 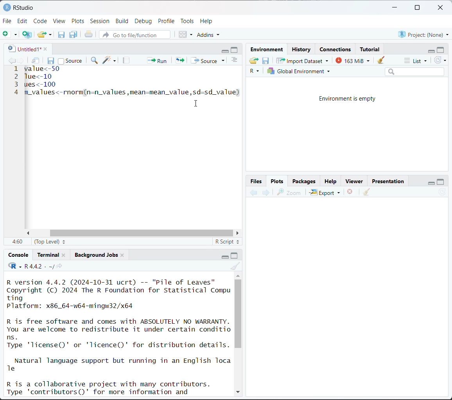 I want to click on Project:(None), so click(x=423, y=34).